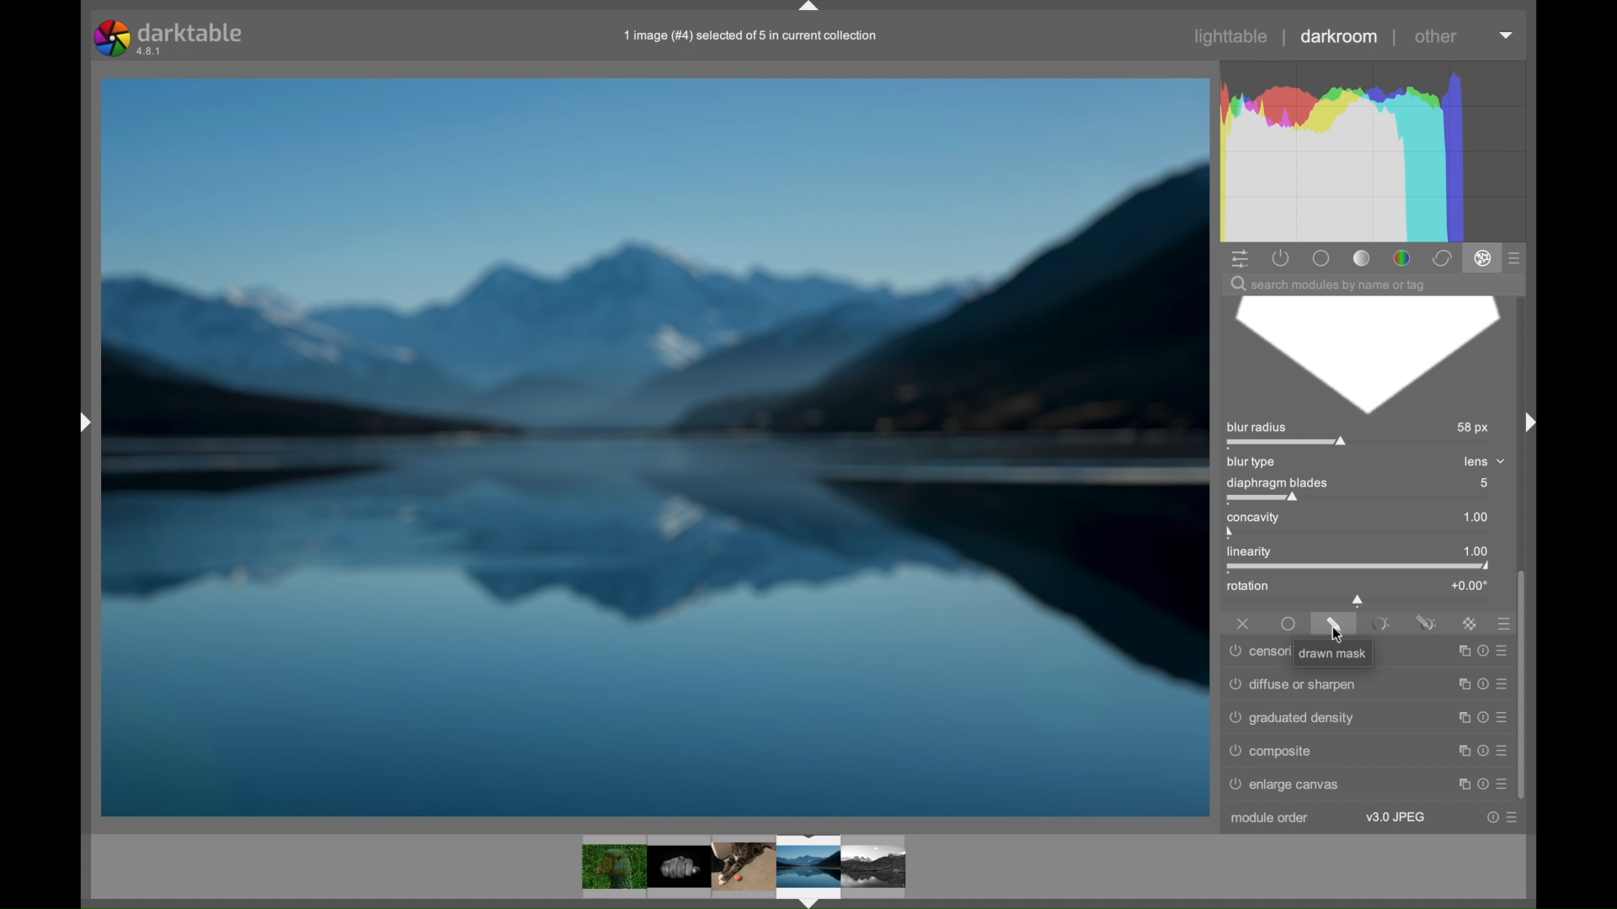 The width and height of the screenshot is (1617, 909). I want to click on drawnamsk, so click(1334, 624).